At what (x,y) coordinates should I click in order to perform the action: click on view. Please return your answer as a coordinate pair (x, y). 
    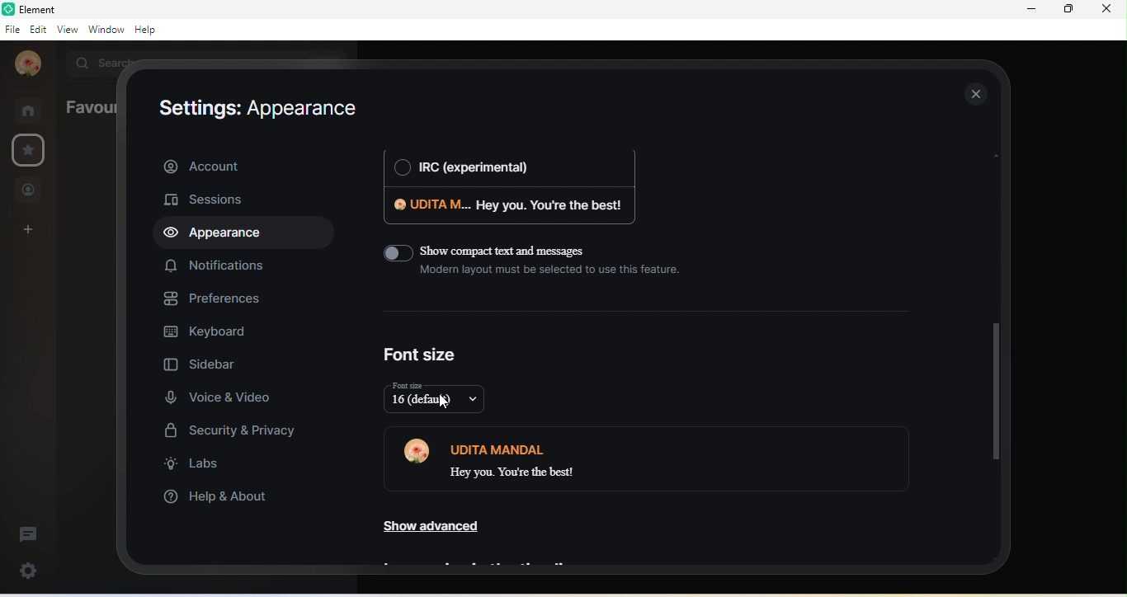
    Looking at the image, I should click on (66, 30).